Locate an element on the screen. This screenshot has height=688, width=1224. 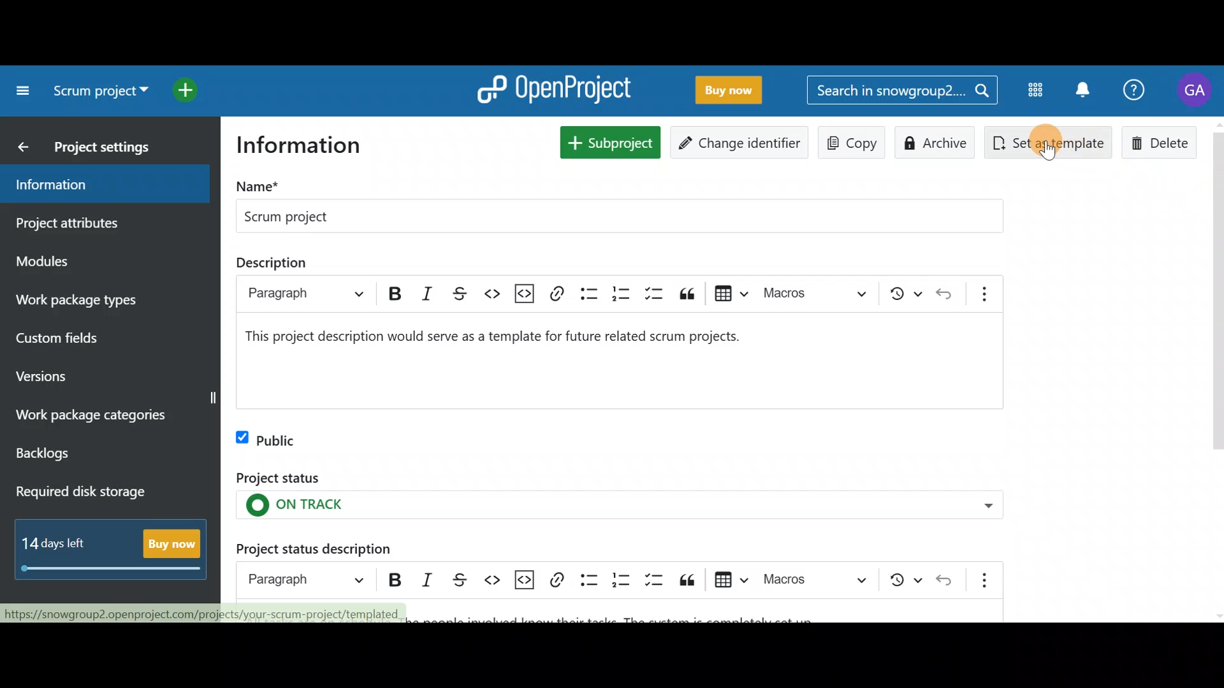
block quote is located at coordinates (686, 294).